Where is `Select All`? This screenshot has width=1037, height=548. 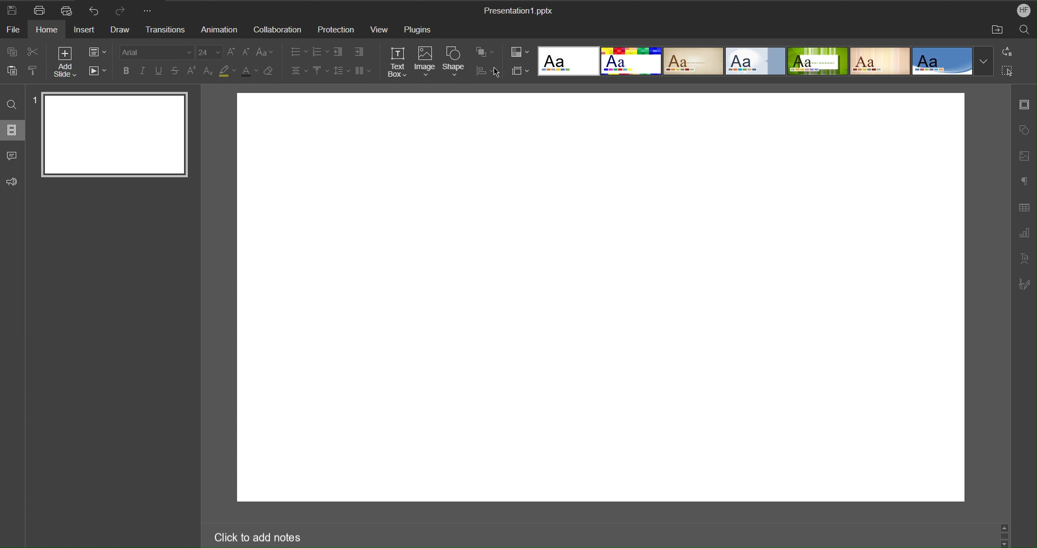 Select All is located at coordinates (1006, 70).